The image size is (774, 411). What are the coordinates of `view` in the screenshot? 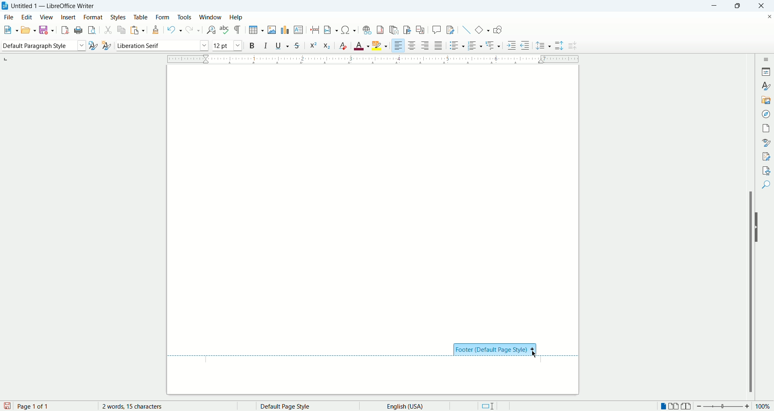 It's located at (47, 17).